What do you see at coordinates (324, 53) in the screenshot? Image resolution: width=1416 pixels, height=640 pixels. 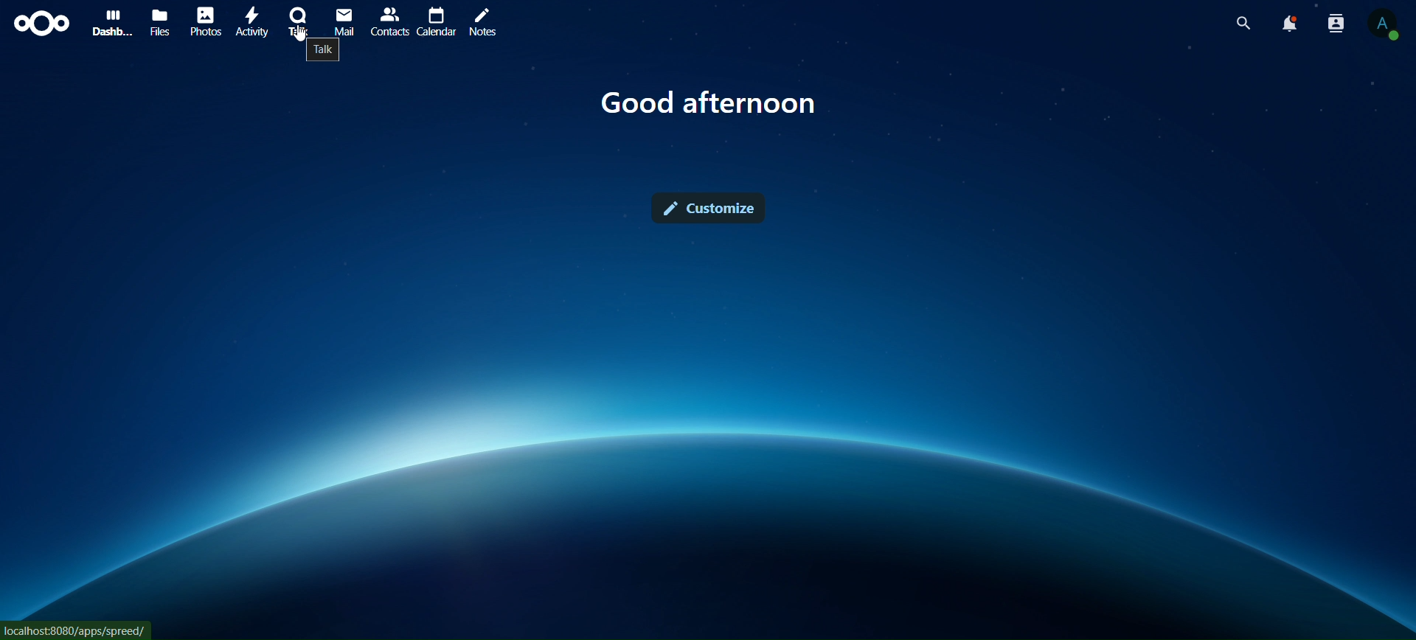 I see `tooltip` at bounding box center [324, 53].